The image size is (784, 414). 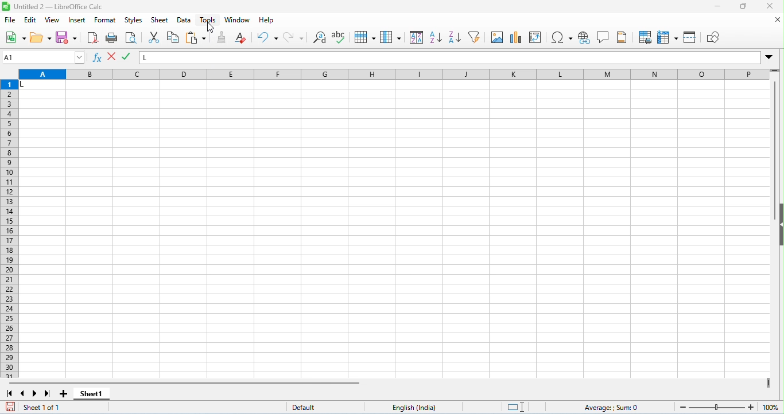 I want to click on cell with data, so click(x=42, y=84).